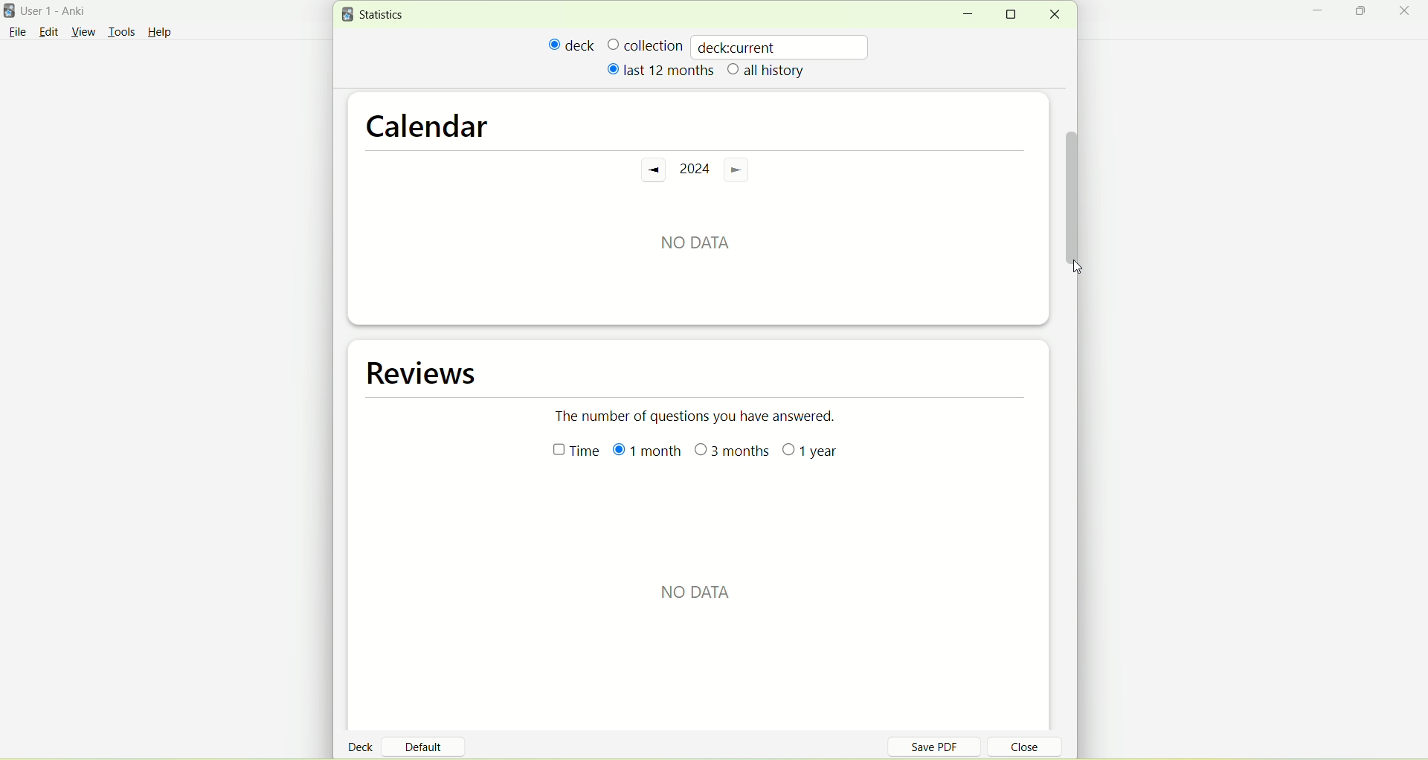 The width and height of the screenshot is (1428, 760). I want to click on 2024, so click(693, 170).